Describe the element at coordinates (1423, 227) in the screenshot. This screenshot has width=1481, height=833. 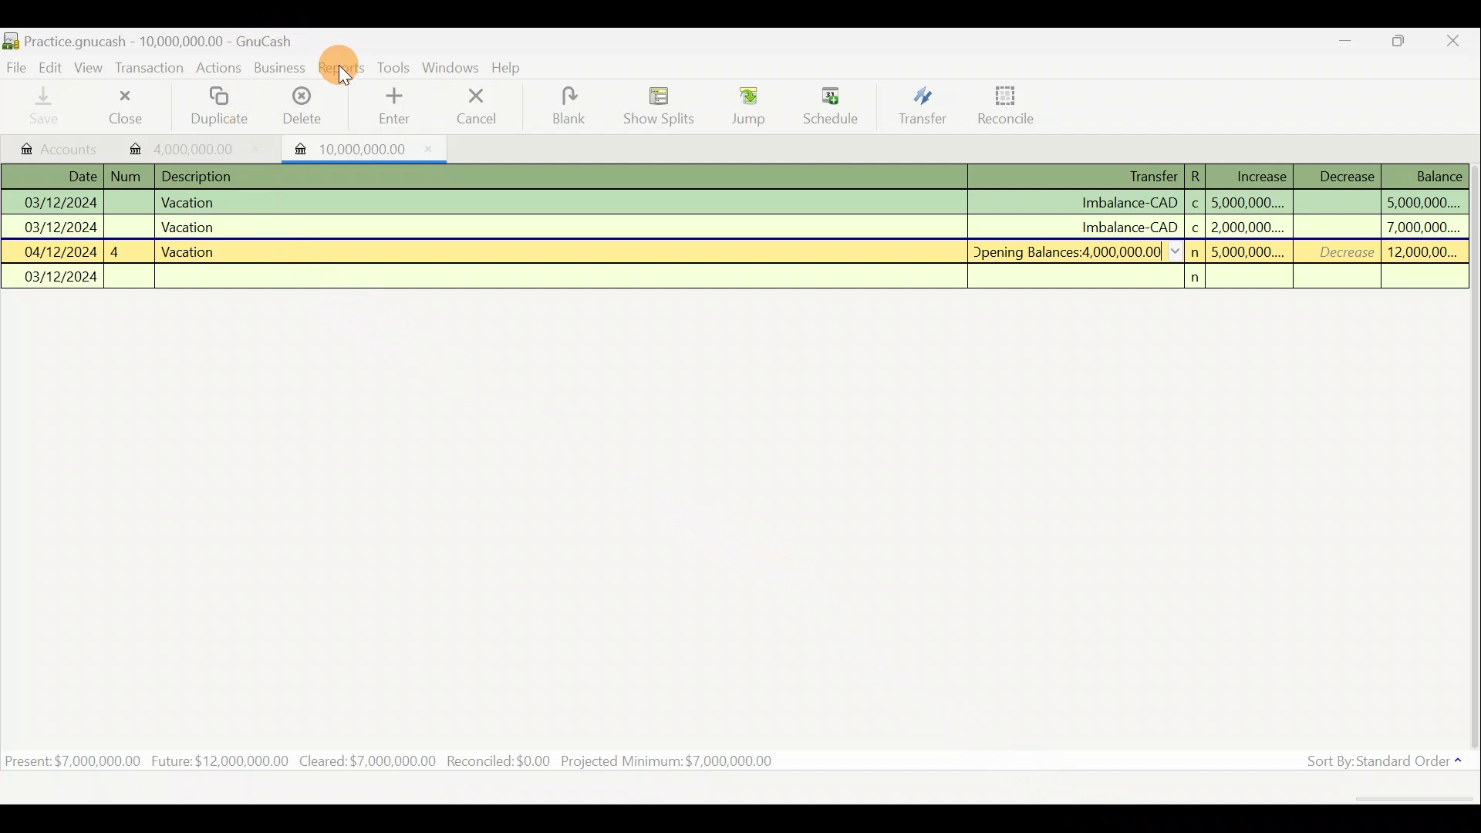
I see `7,000,000....` at that location.